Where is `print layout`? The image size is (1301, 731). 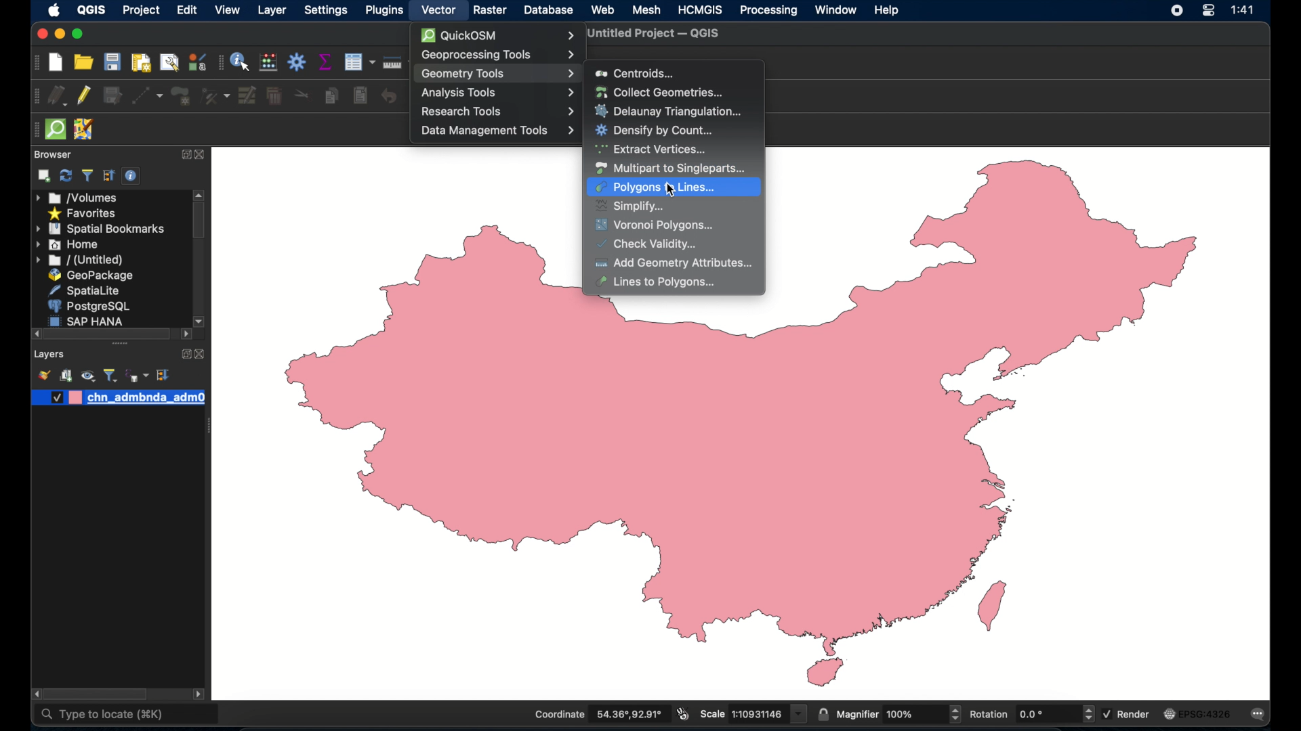 print layout is located at coordinates (140, 62).